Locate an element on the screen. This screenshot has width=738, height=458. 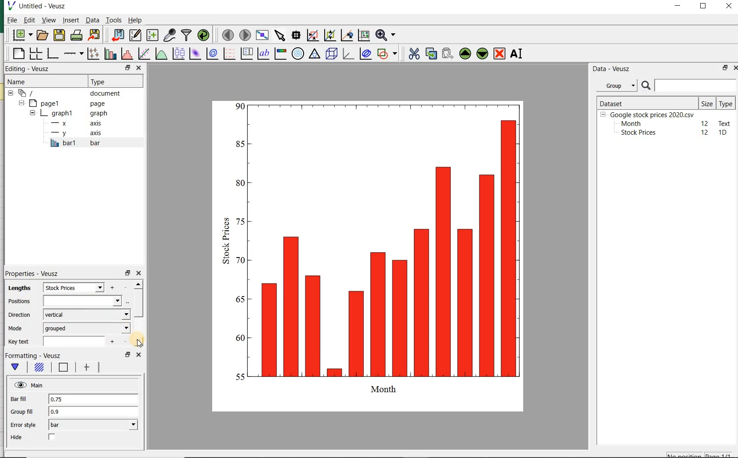
open a document is located at coordinates (43, 35).